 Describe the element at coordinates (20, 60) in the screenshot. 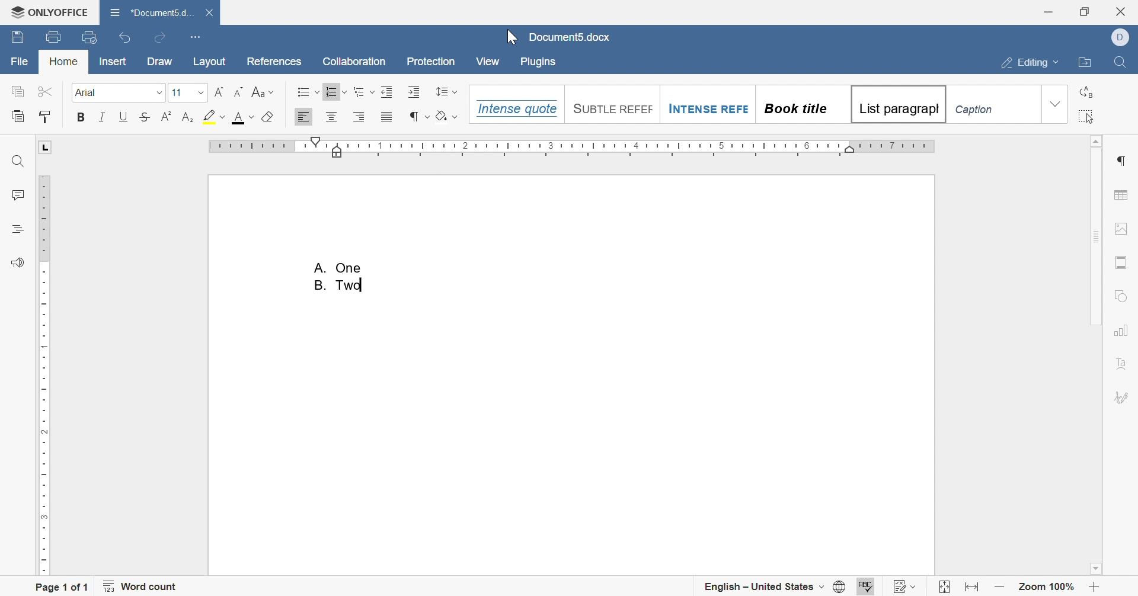

I see `file` at that location.